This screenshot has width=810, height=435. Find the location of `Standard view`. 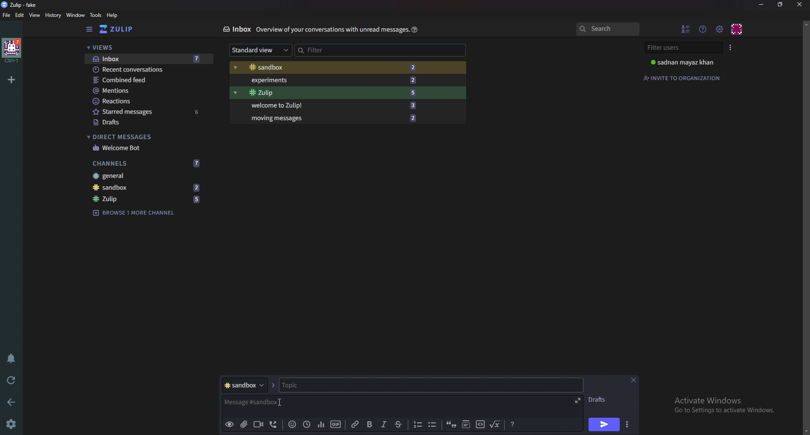

Standard view is located at coordinates (258, 51).